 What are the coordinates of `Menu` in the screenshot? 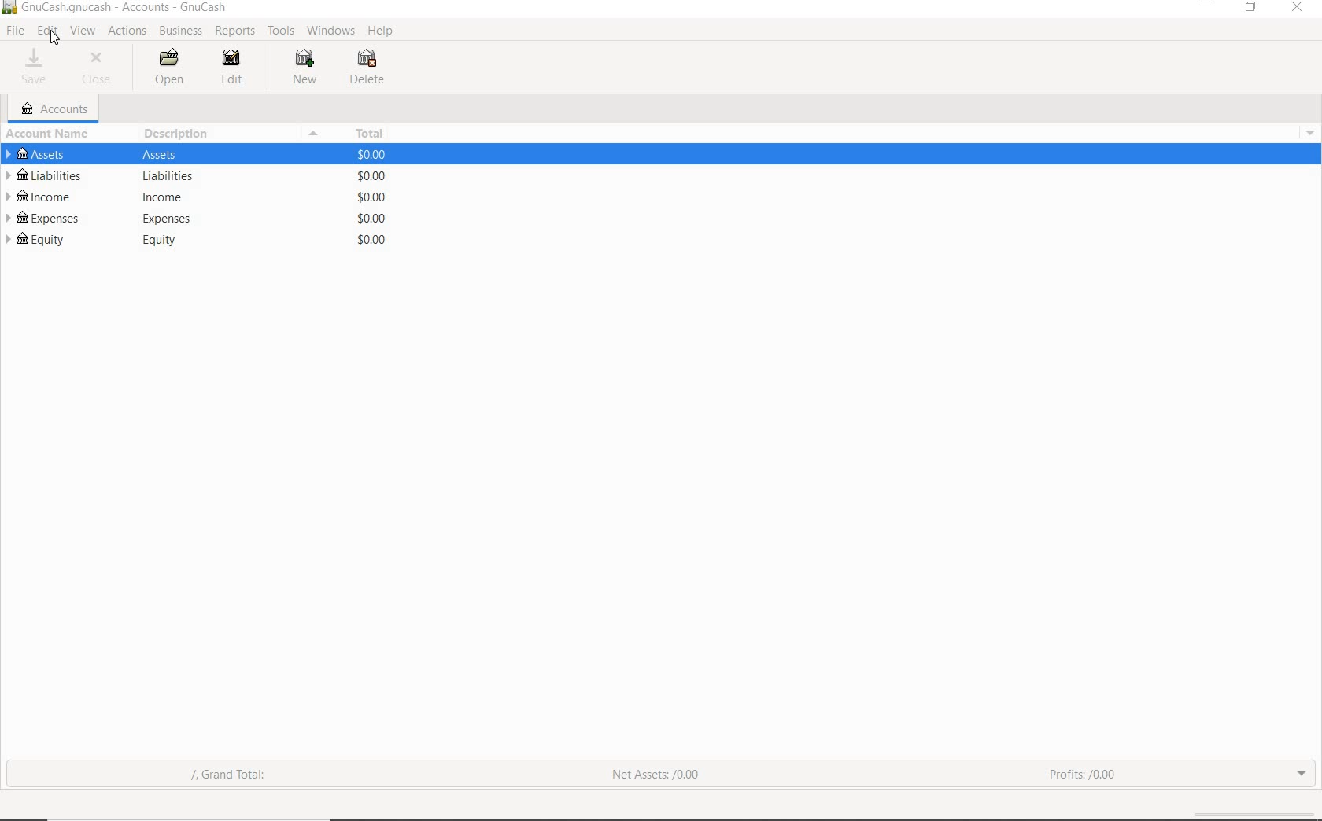 It's located at (315, 133).